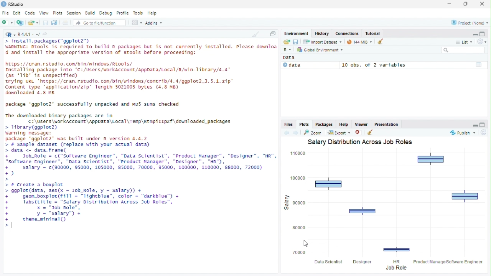  I want to click on Create  a project, so click(21, 23).